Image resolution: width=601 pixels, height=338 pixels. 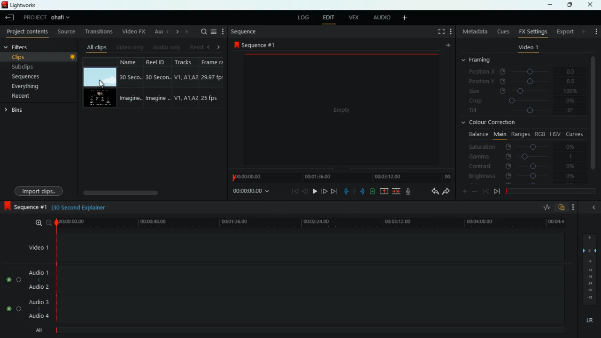 I want to click on more, so click(x=187, y=31).